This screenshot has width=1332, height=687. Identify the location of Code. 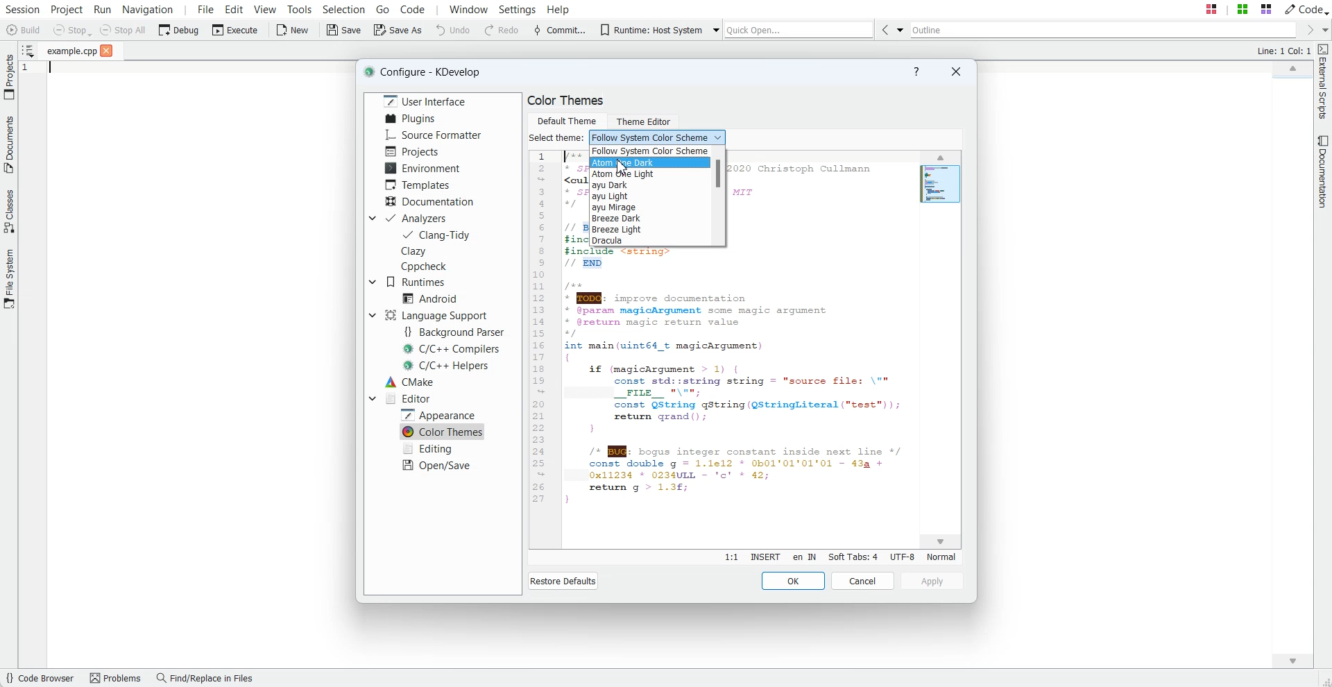
(1306, 8).